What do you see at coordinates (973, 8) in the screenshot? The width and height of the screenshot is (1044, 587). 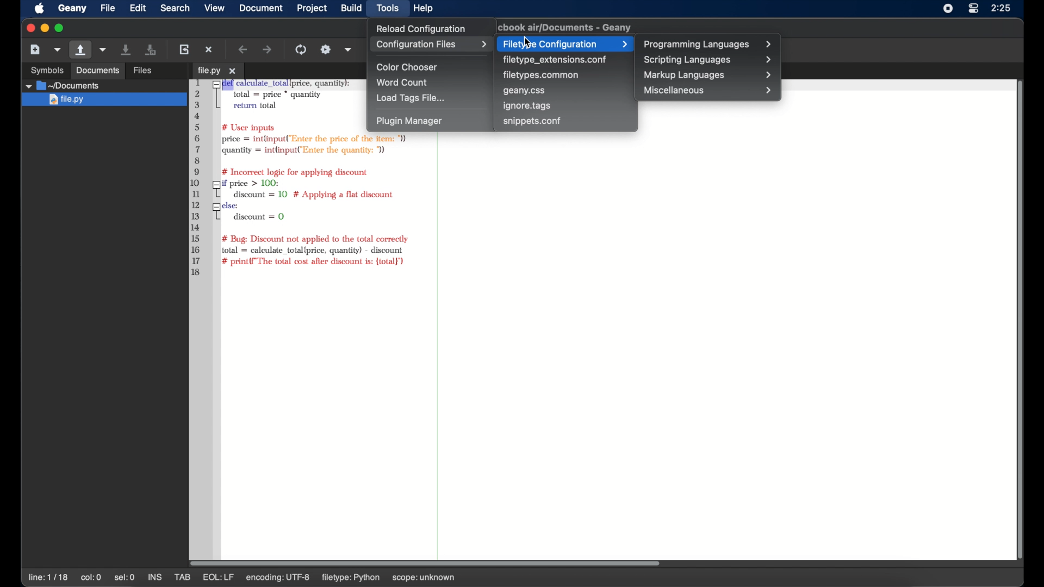 I see `control center` at bounding box center [973, 8].